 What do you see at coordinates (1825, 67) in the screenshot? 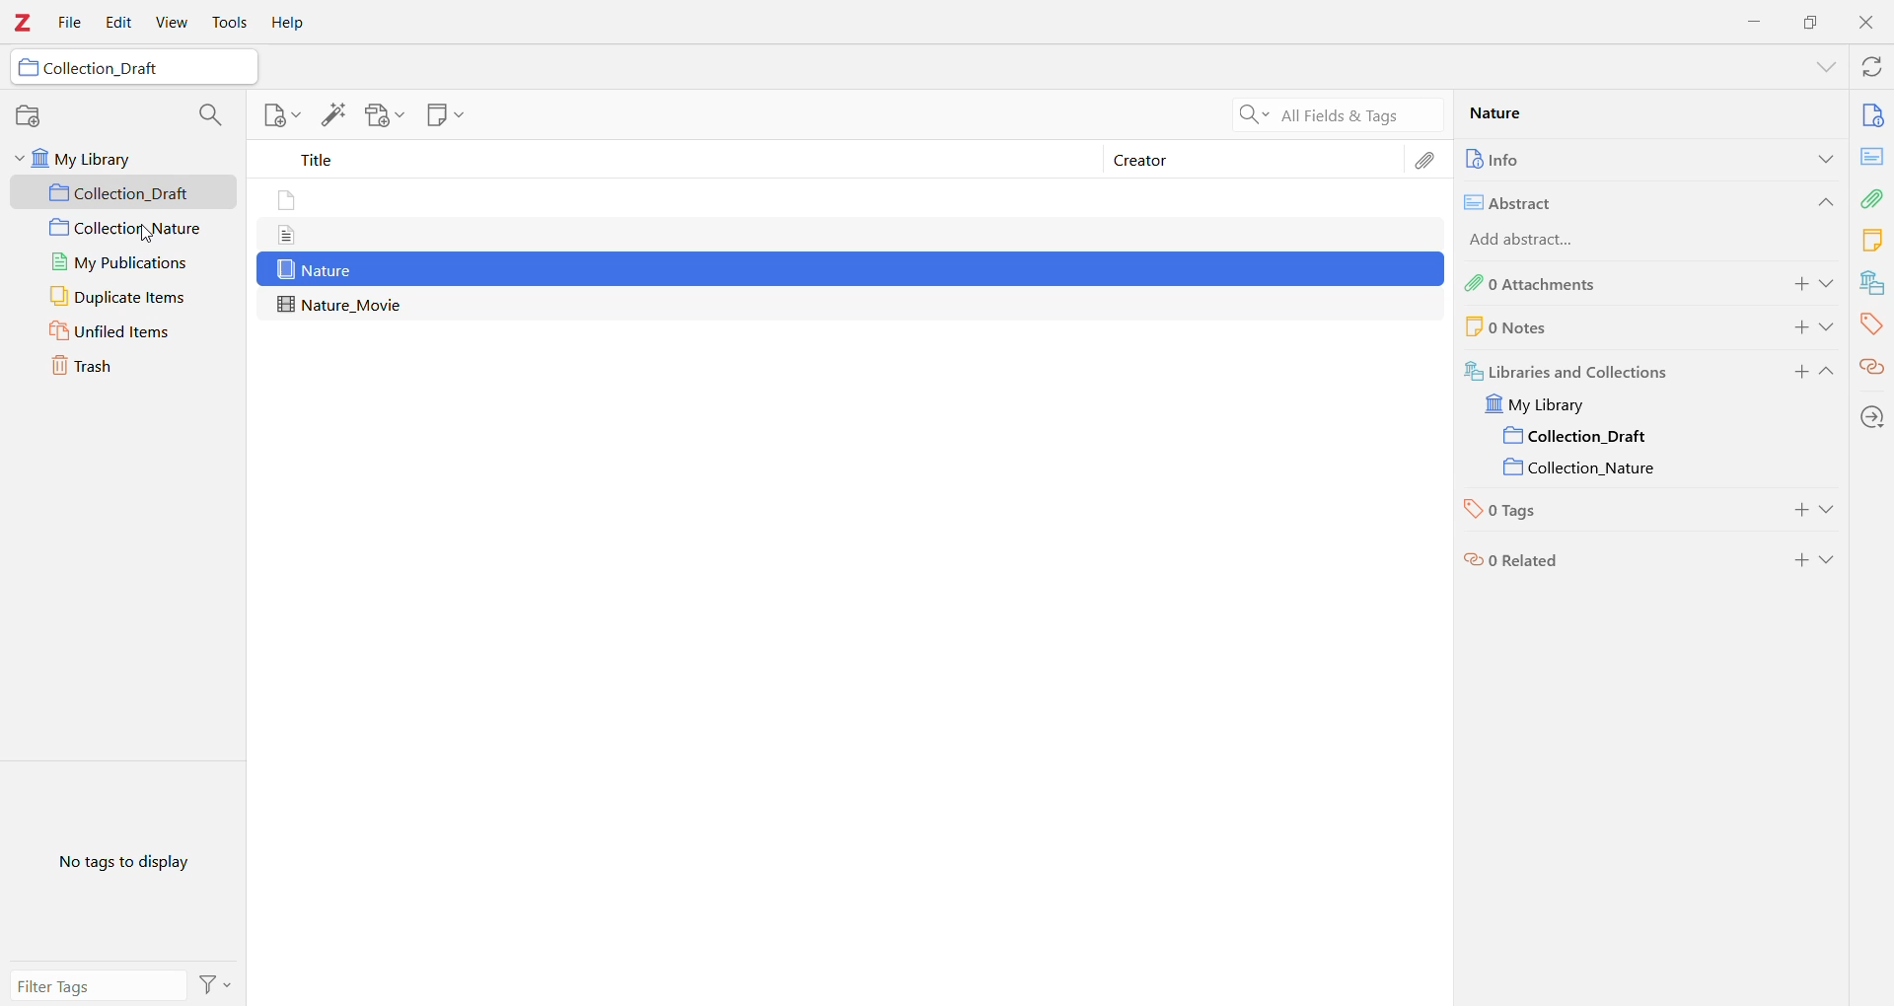
I see `Expand Section` at bounding box center [1825, 67].